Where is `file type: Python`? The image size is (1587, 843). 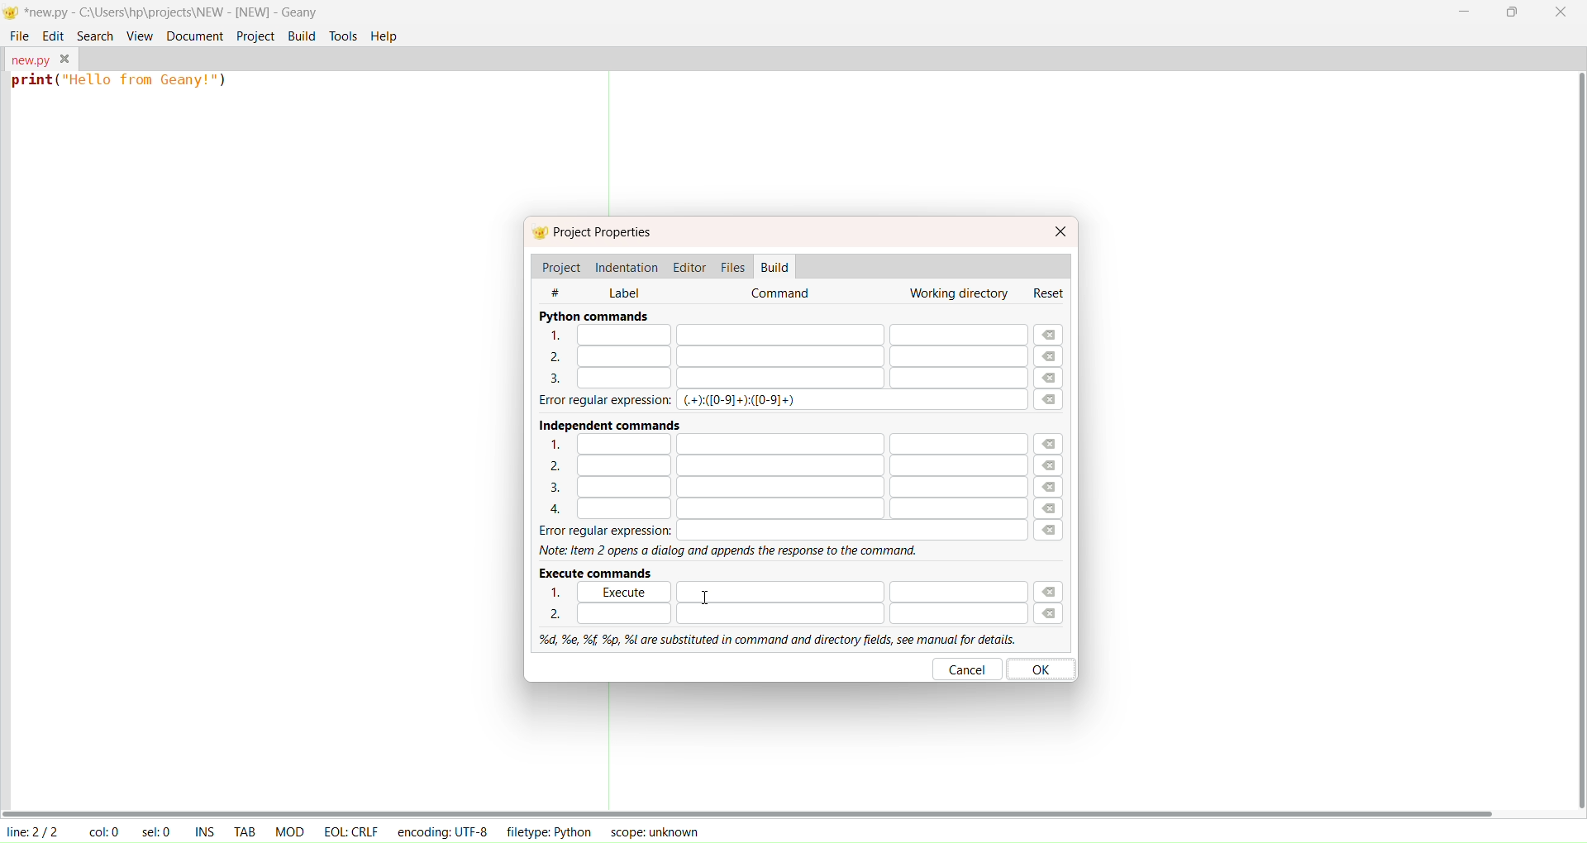 file type: Python is located at coordinates (546, 833).